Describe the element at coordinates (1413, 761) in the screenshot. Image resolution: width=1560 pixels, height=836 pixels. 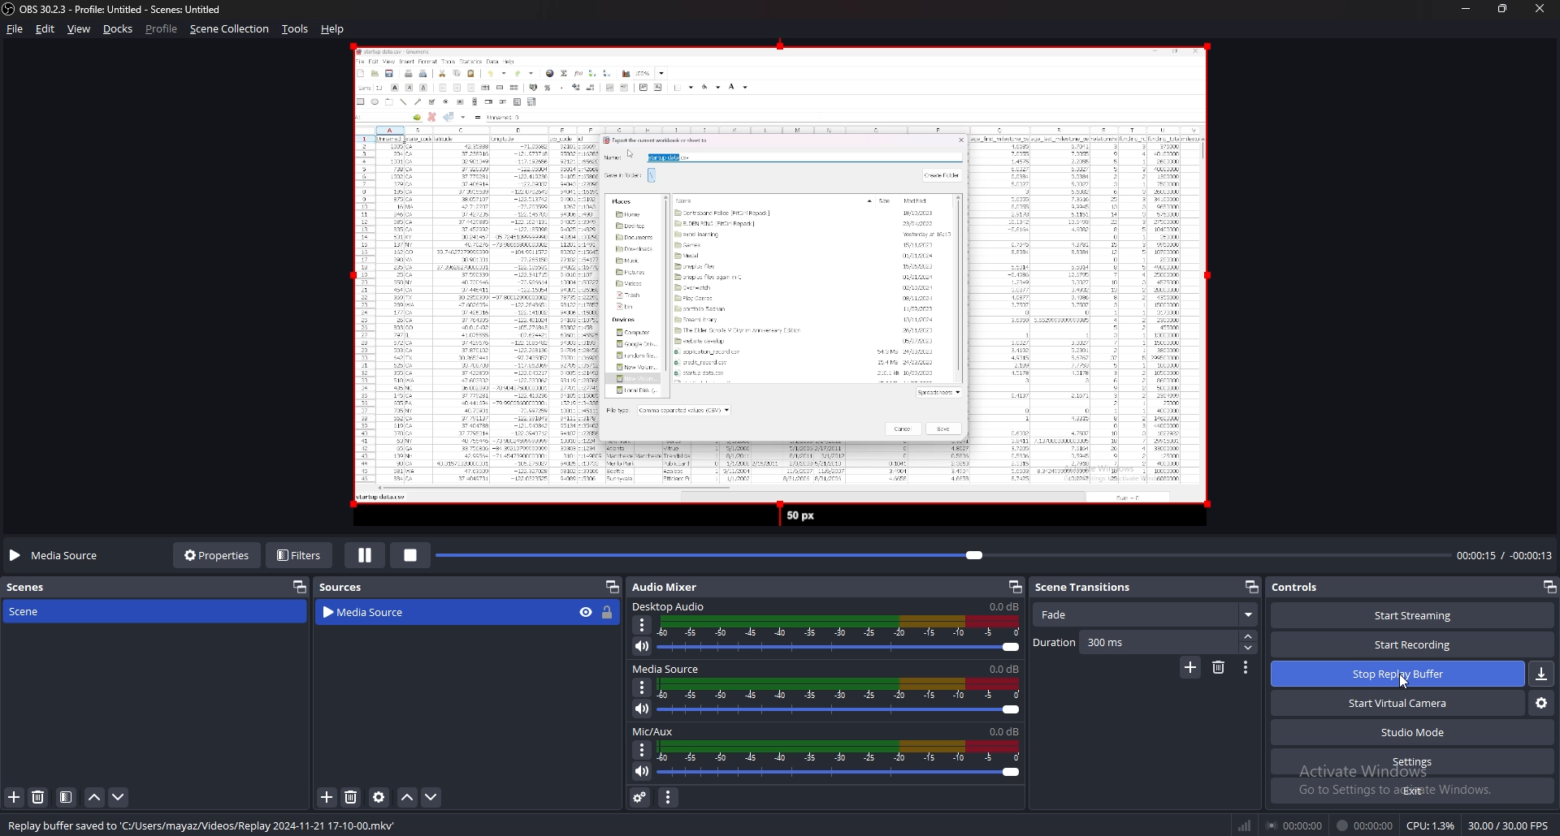
I see `settings` at that location.